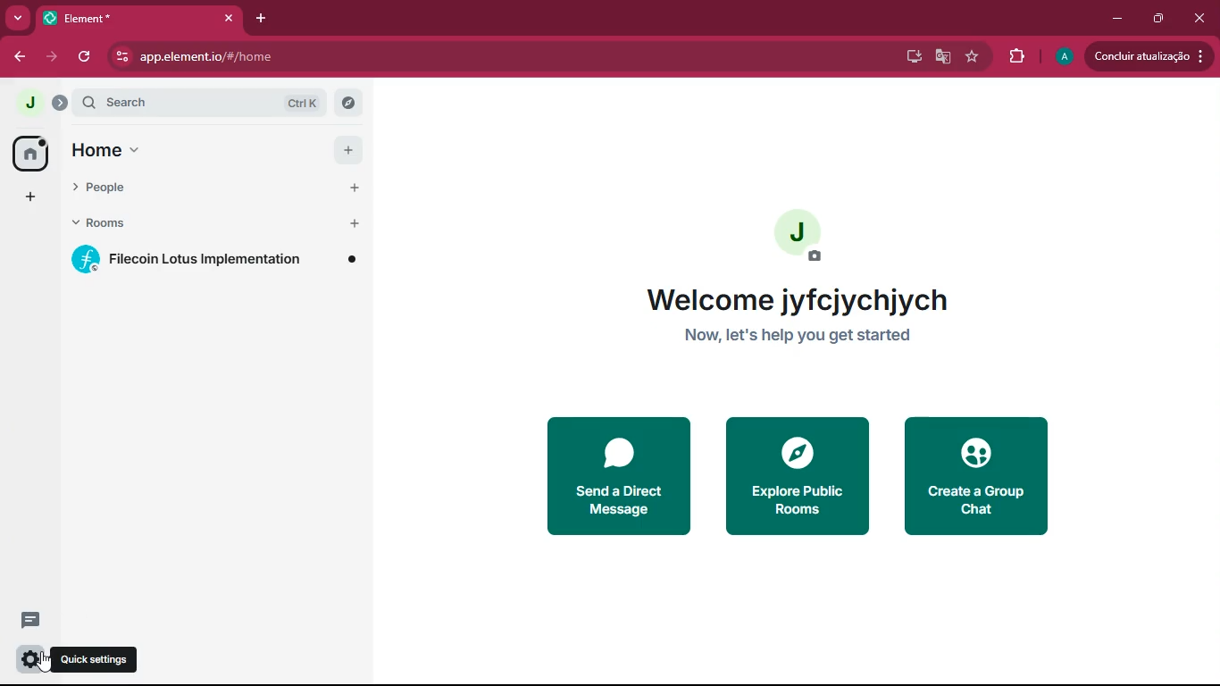 The image size is (1220, 686). Describe the element at coordinates (1063, 57) in the screenshot. I see `profile picture` at that location.